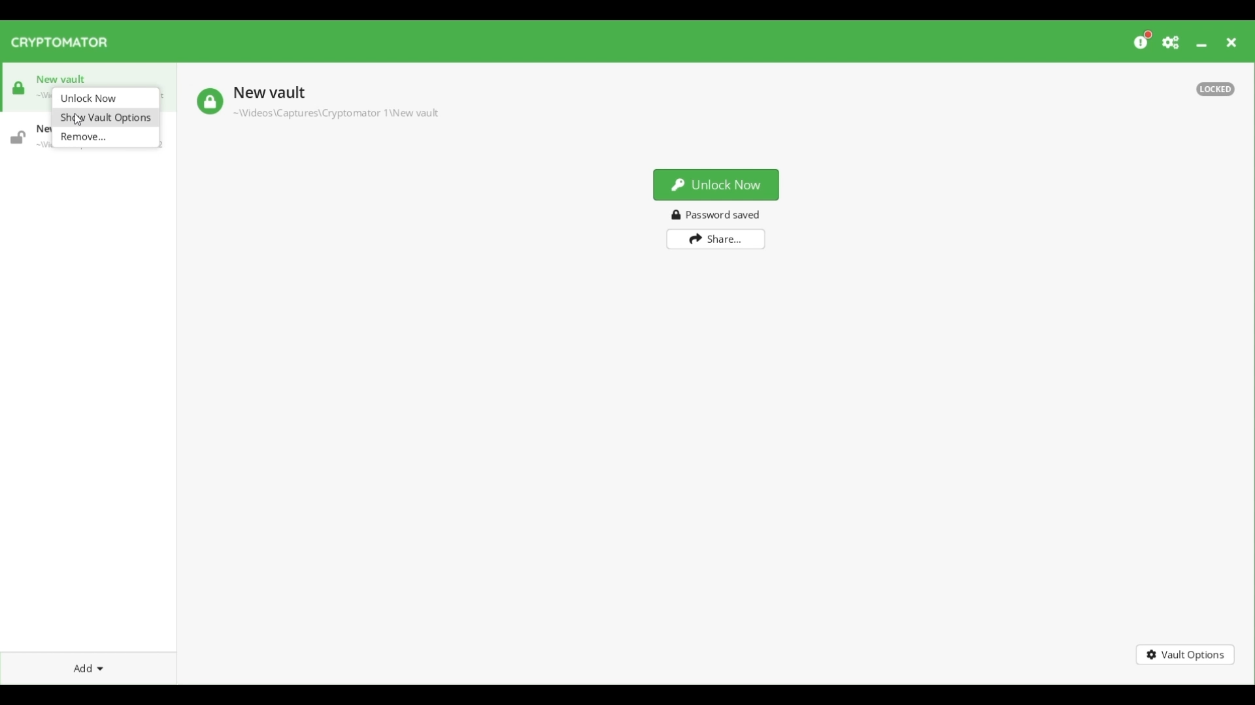 The width and height of the screenshot is (1255, 705). I want to click on Vault options, so click(1186, 655).